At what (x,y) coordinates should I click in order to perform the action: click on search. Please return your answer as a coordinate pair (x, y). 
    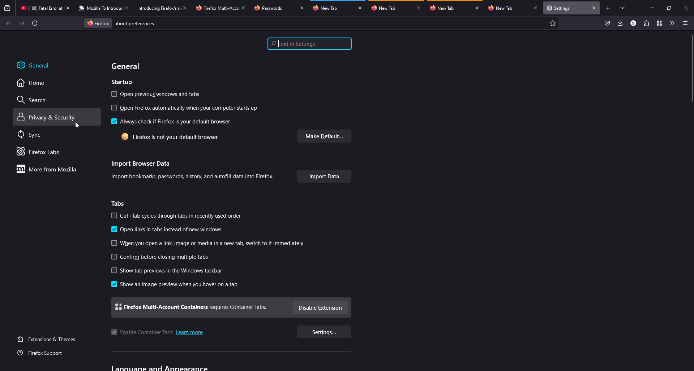
    Looking at the image, I should click on (33, 100).